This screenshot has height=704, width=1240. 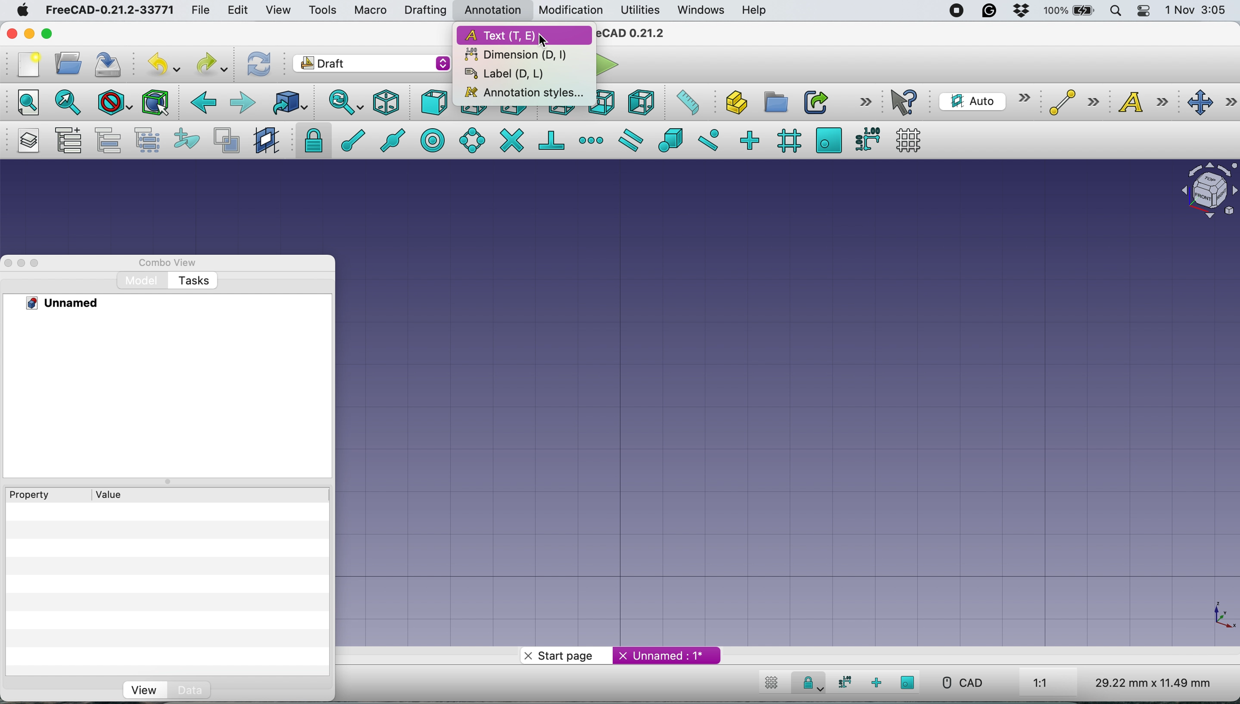 What do you see at coordinates (982, 102) in the screenshot?
I see `current working plane` at bounding box center [982, 102].